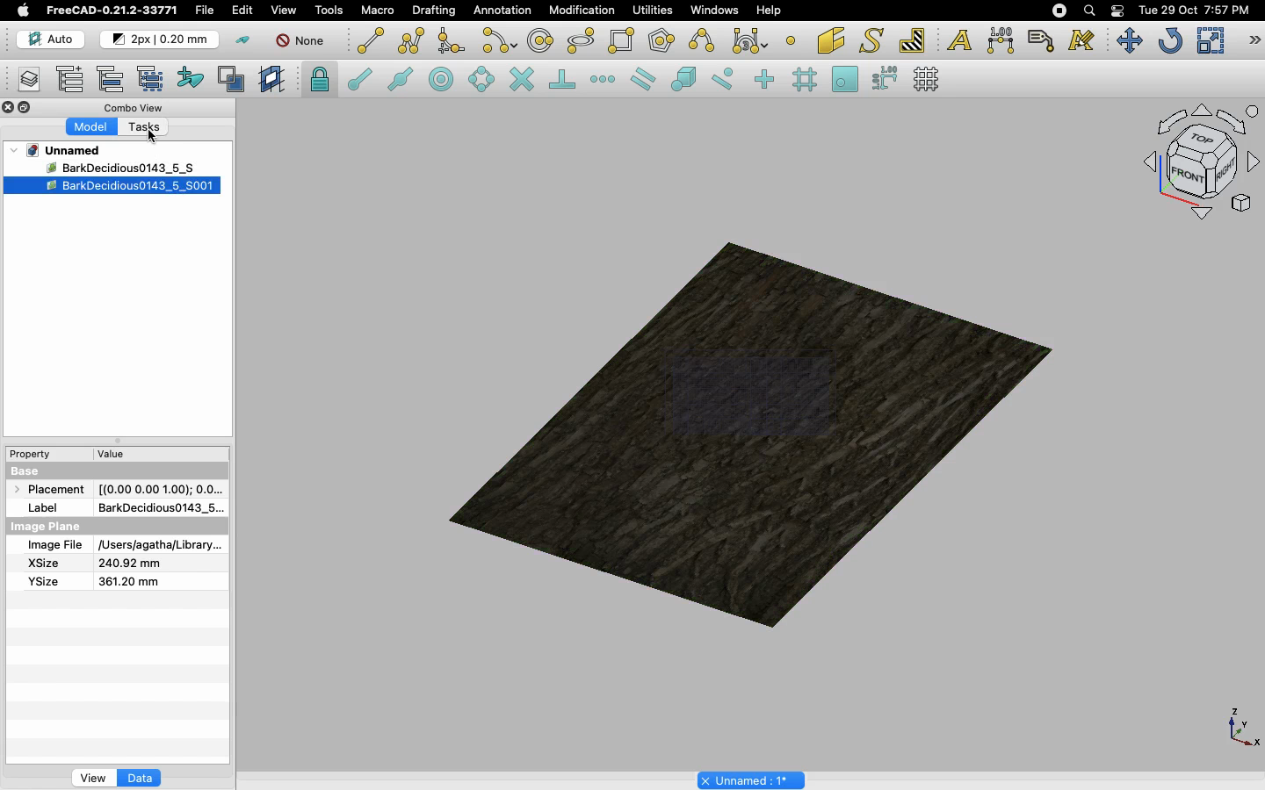 This screenshot has height=790, width=1265. Describe the element at coordinates (379, 11) in the screenshot. I see `Macro` at that location.